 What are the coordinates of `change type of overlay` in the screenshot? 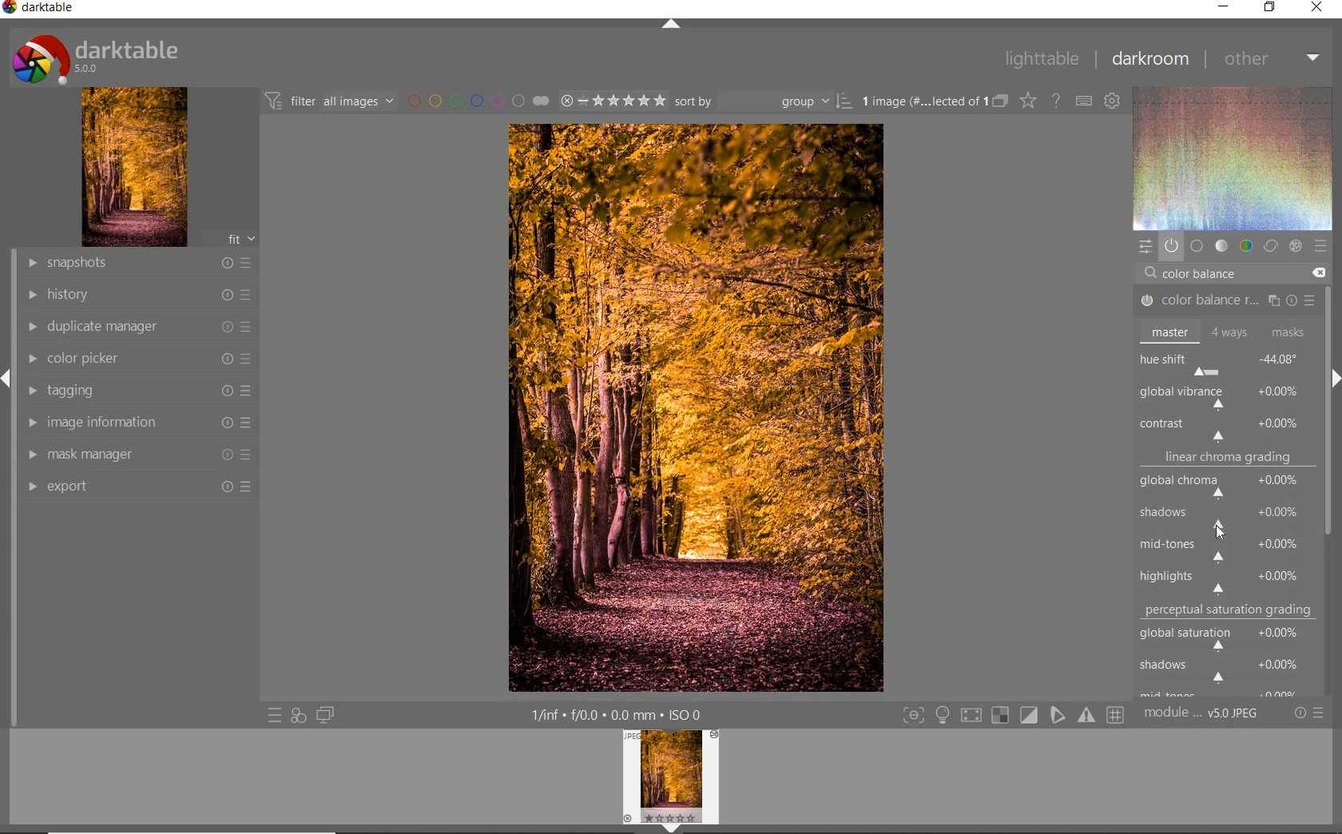 It's located at (1027, 102).